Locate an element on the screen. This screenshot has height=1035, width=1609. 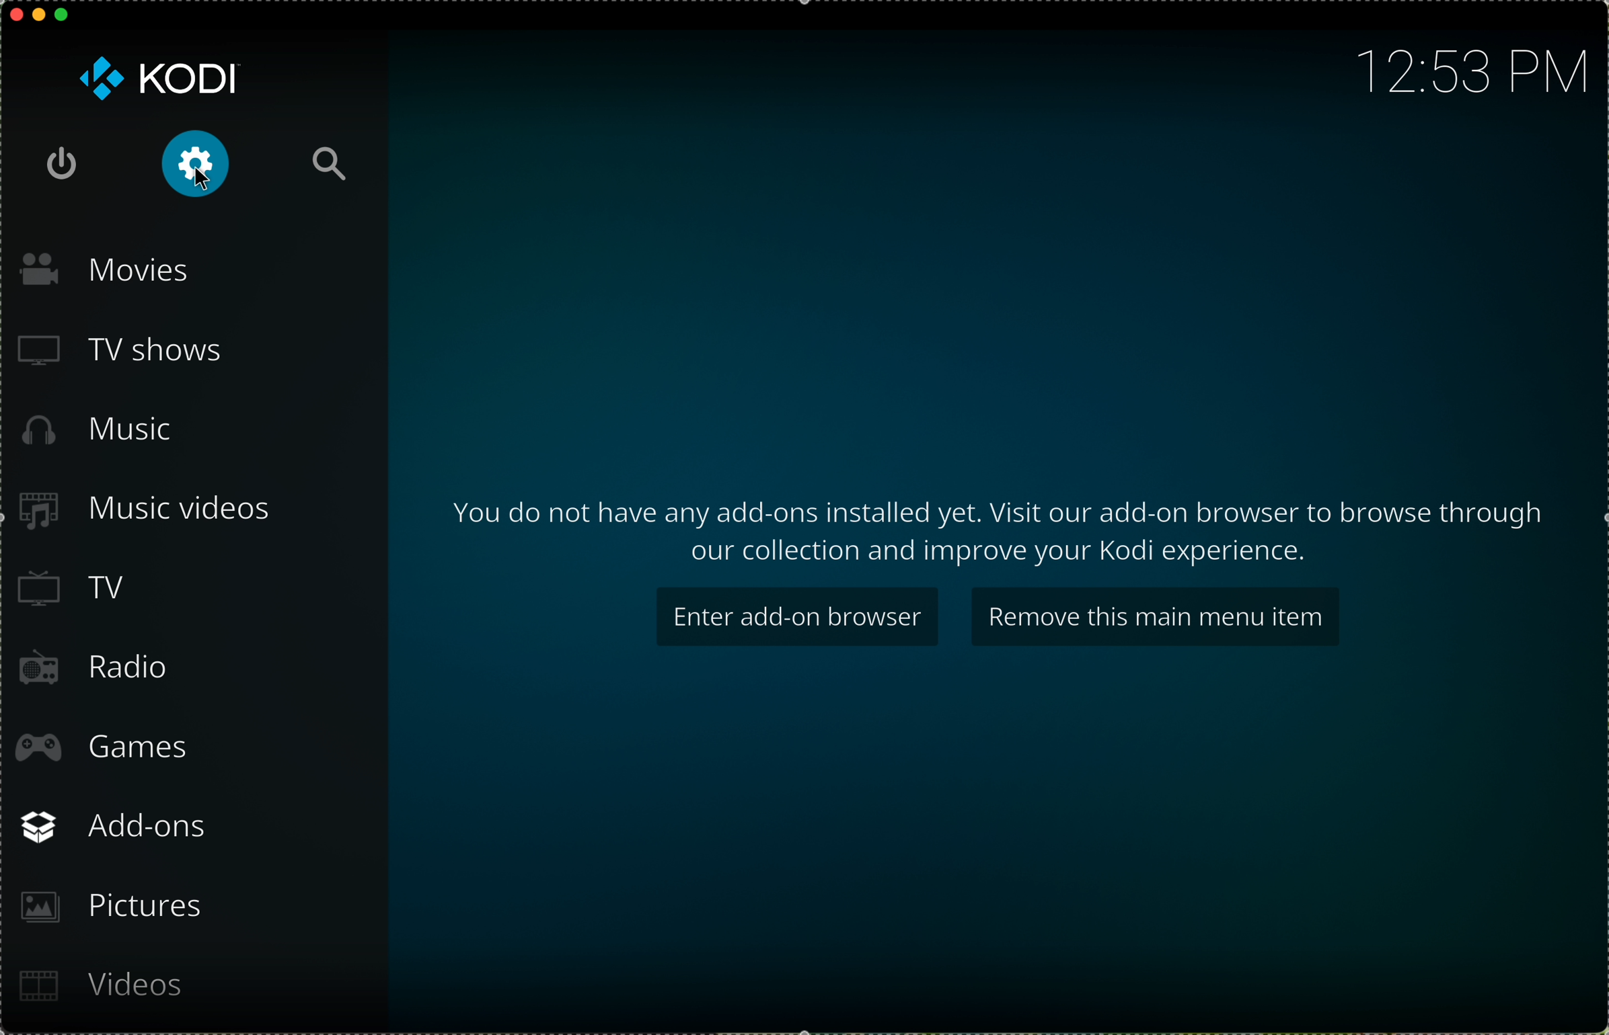
maximize is located at coordinates (63, 19).